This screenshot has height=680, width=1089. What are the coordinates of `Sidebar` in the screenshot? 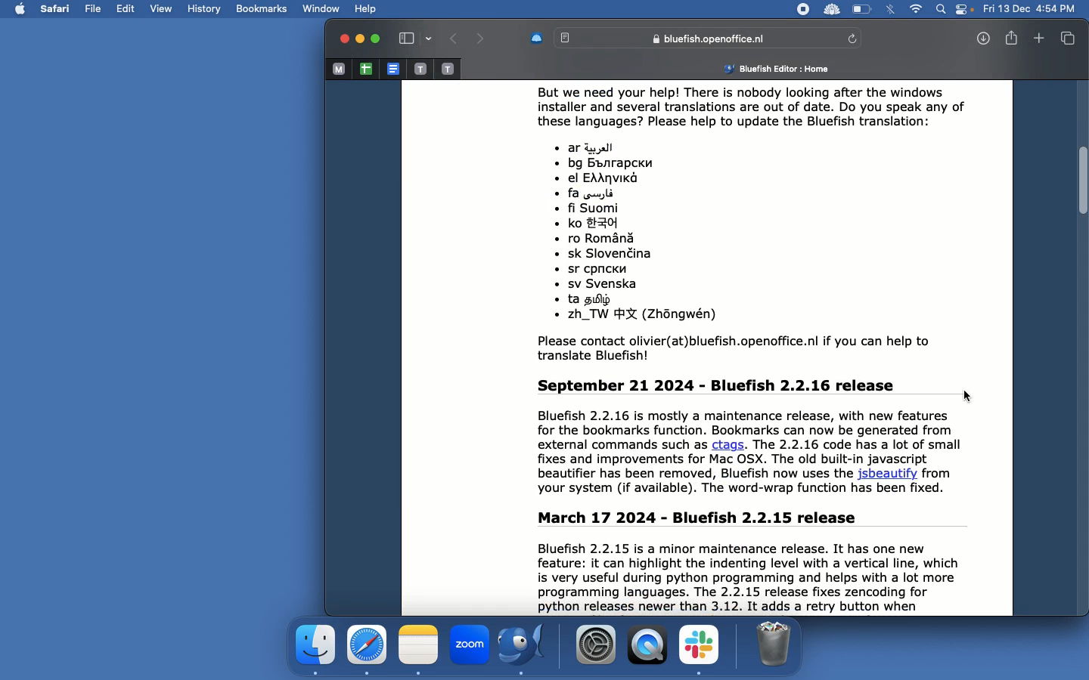 It's located at (414, 39).